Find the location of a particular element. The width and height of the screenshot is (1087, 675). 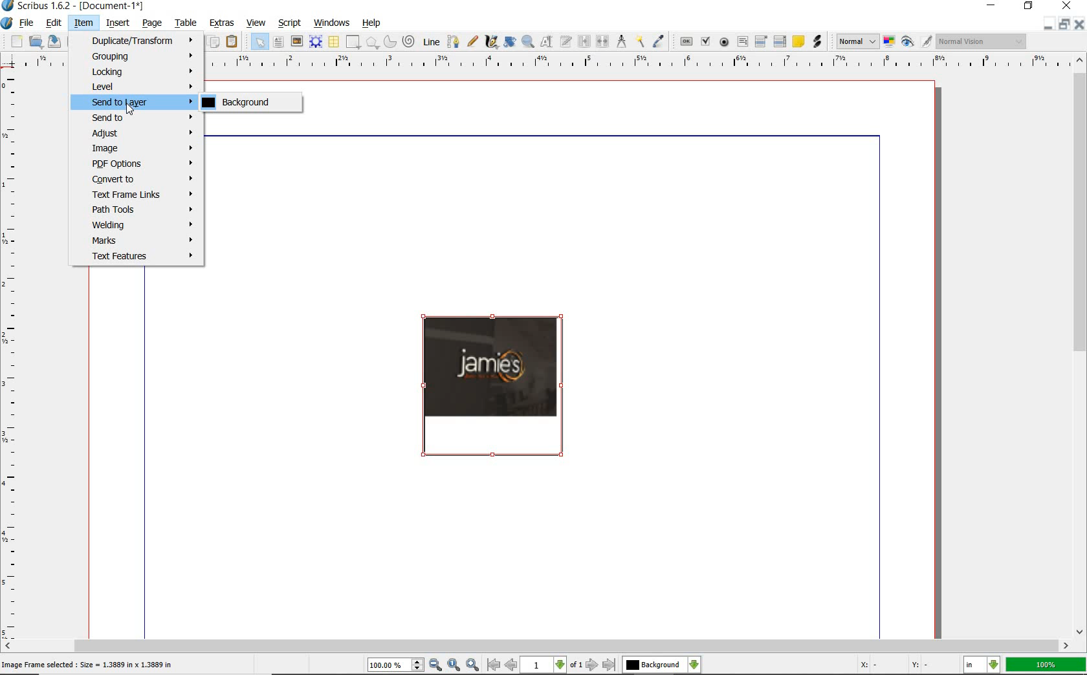

pdf push button is located at coordinates (686, 43).